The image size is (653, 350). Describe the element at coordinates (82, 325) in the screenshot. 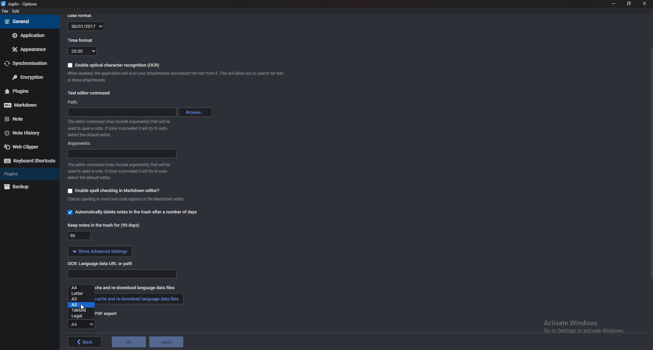

I see `A4` at that location.